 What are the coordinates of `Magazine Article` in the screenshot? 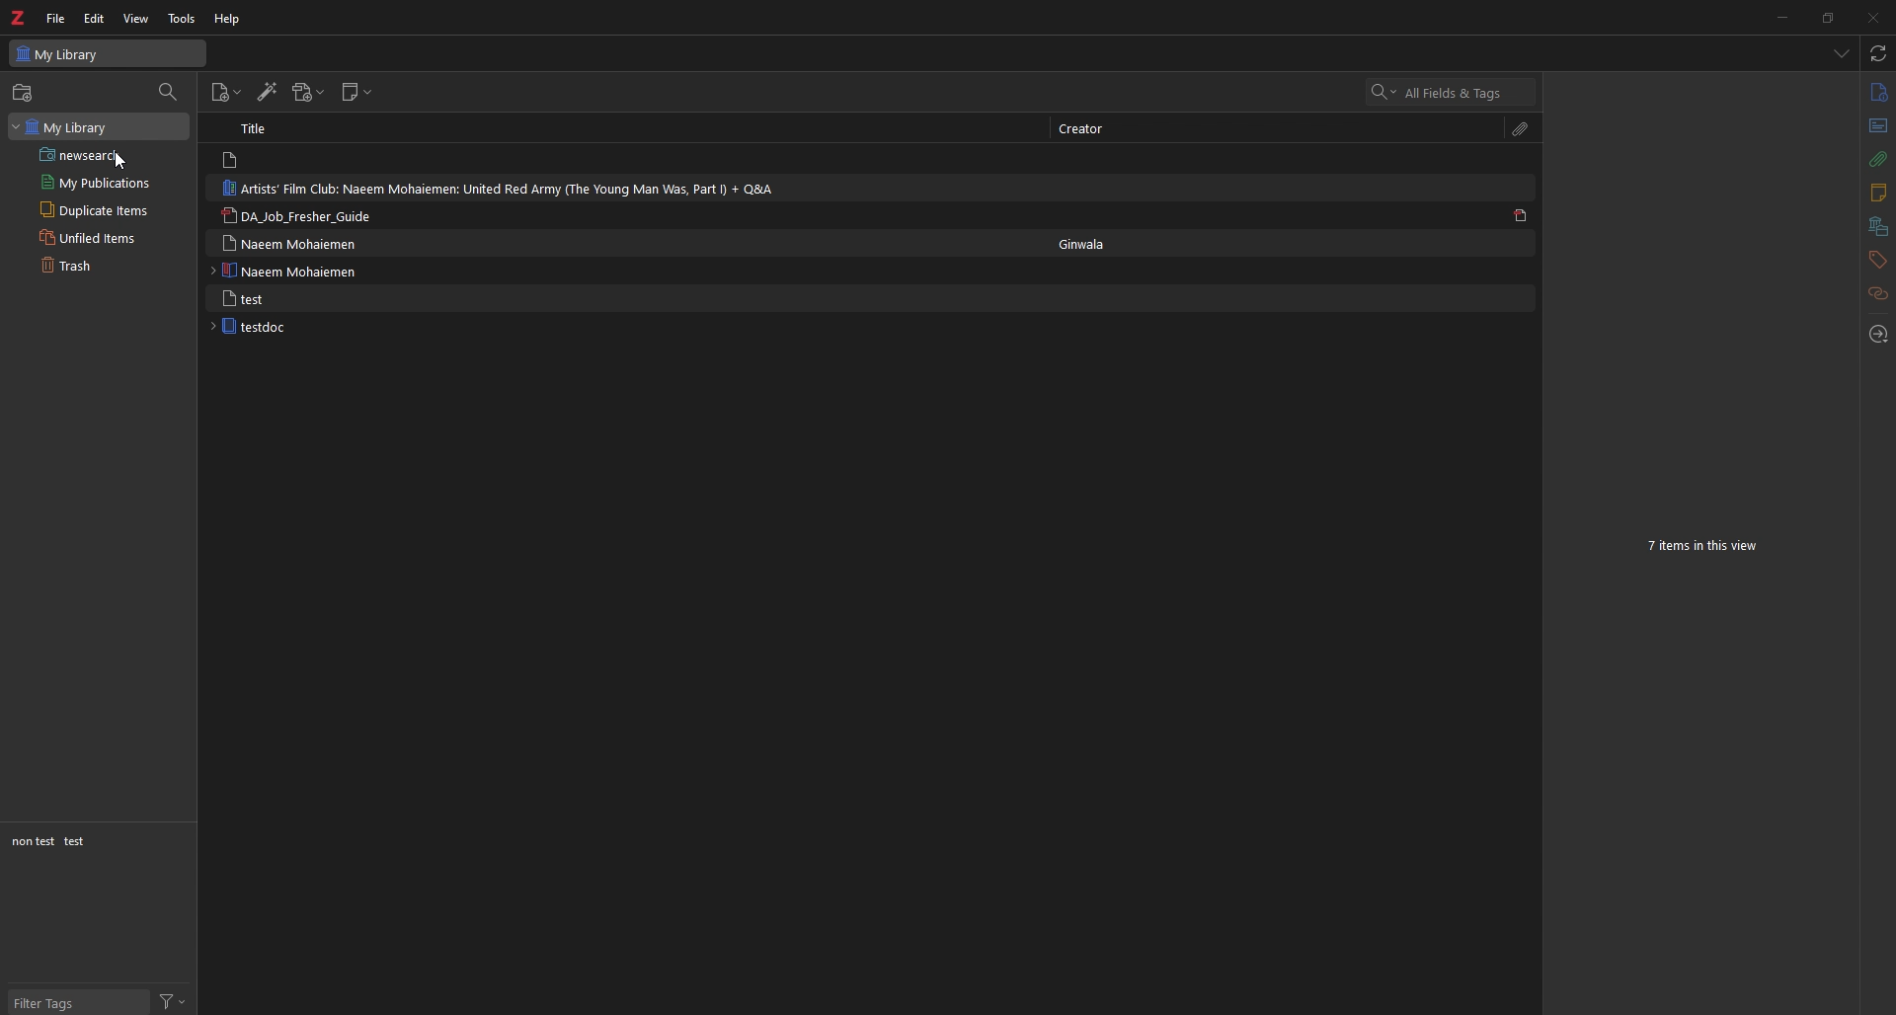 It's located at (497, 190).